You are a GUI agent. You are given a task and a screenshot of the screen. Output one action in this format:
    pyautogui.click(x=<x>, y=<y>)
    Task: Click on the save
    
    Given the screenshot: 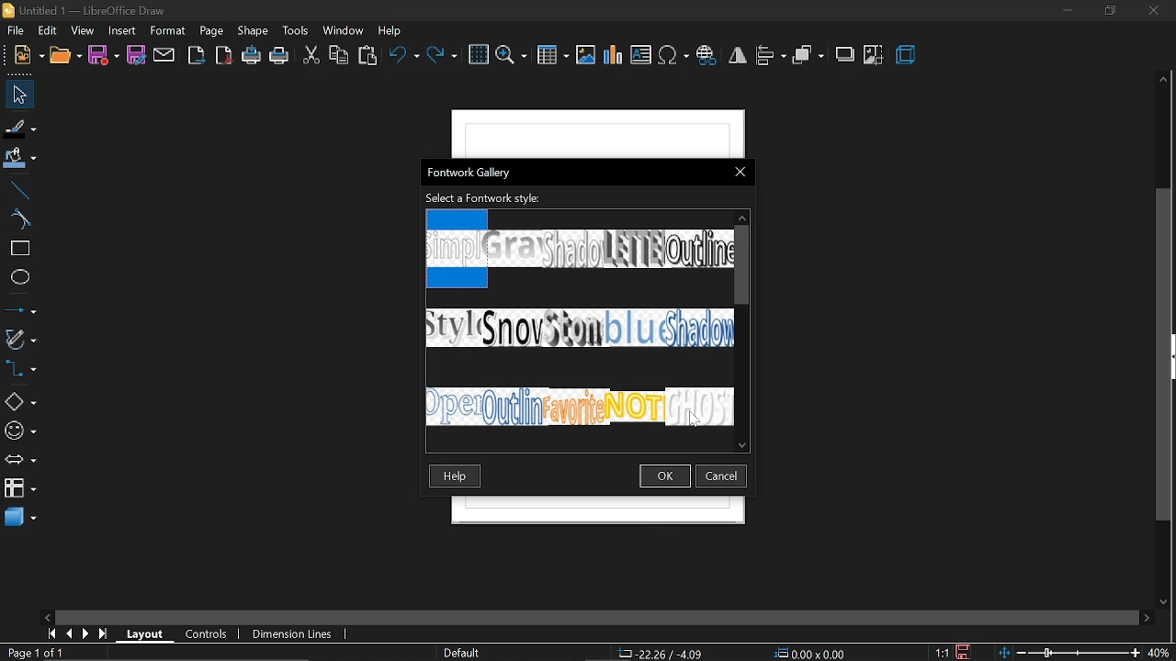 What is the action you would take?
    pyautogui.click(x=965, y=651)
    